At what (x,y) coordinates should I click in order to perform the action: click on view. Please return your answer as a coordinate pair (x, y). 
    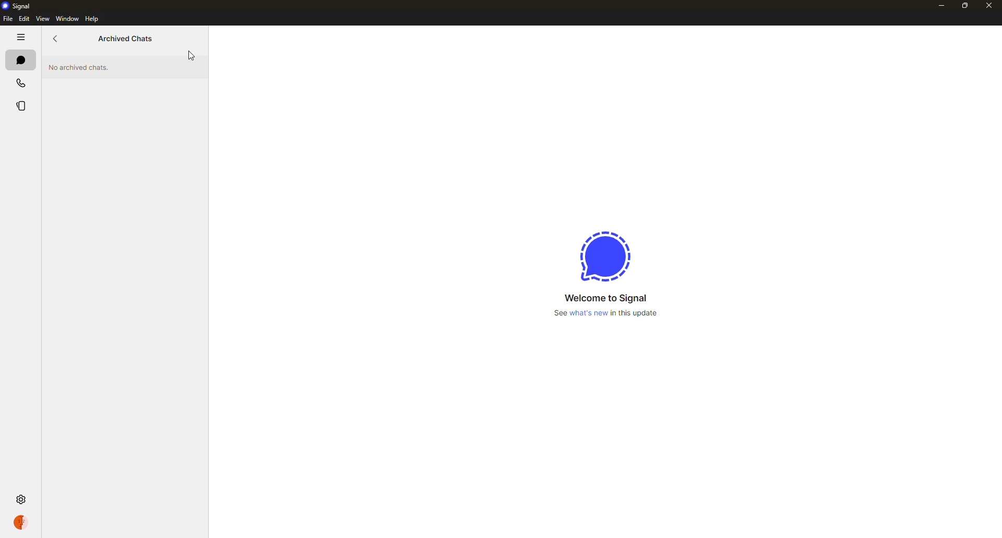
    Looking at the image, I should click on (44, 19).